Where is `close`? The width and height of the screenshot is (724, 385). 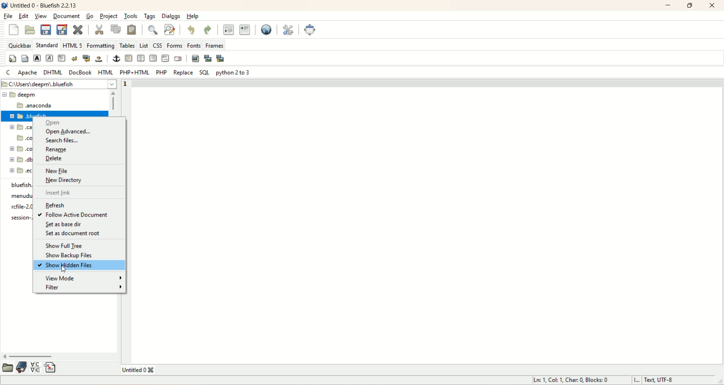
close is located at coordinates (711, 6).